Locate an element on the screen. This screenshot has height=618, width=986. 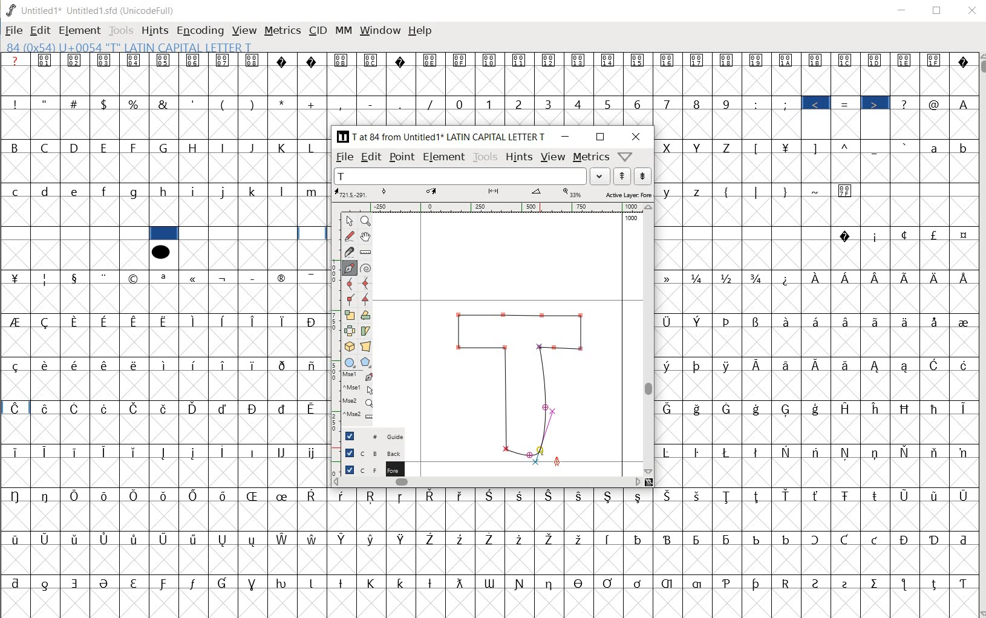
& is located at coordinates (163, 103).